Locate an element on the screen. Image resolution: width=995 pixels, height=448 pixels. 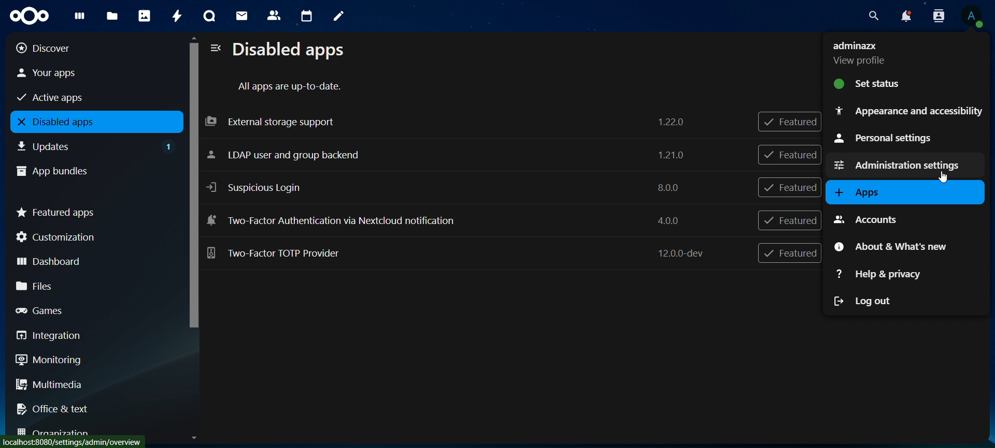
view profile is located at coordinates (973, 17).